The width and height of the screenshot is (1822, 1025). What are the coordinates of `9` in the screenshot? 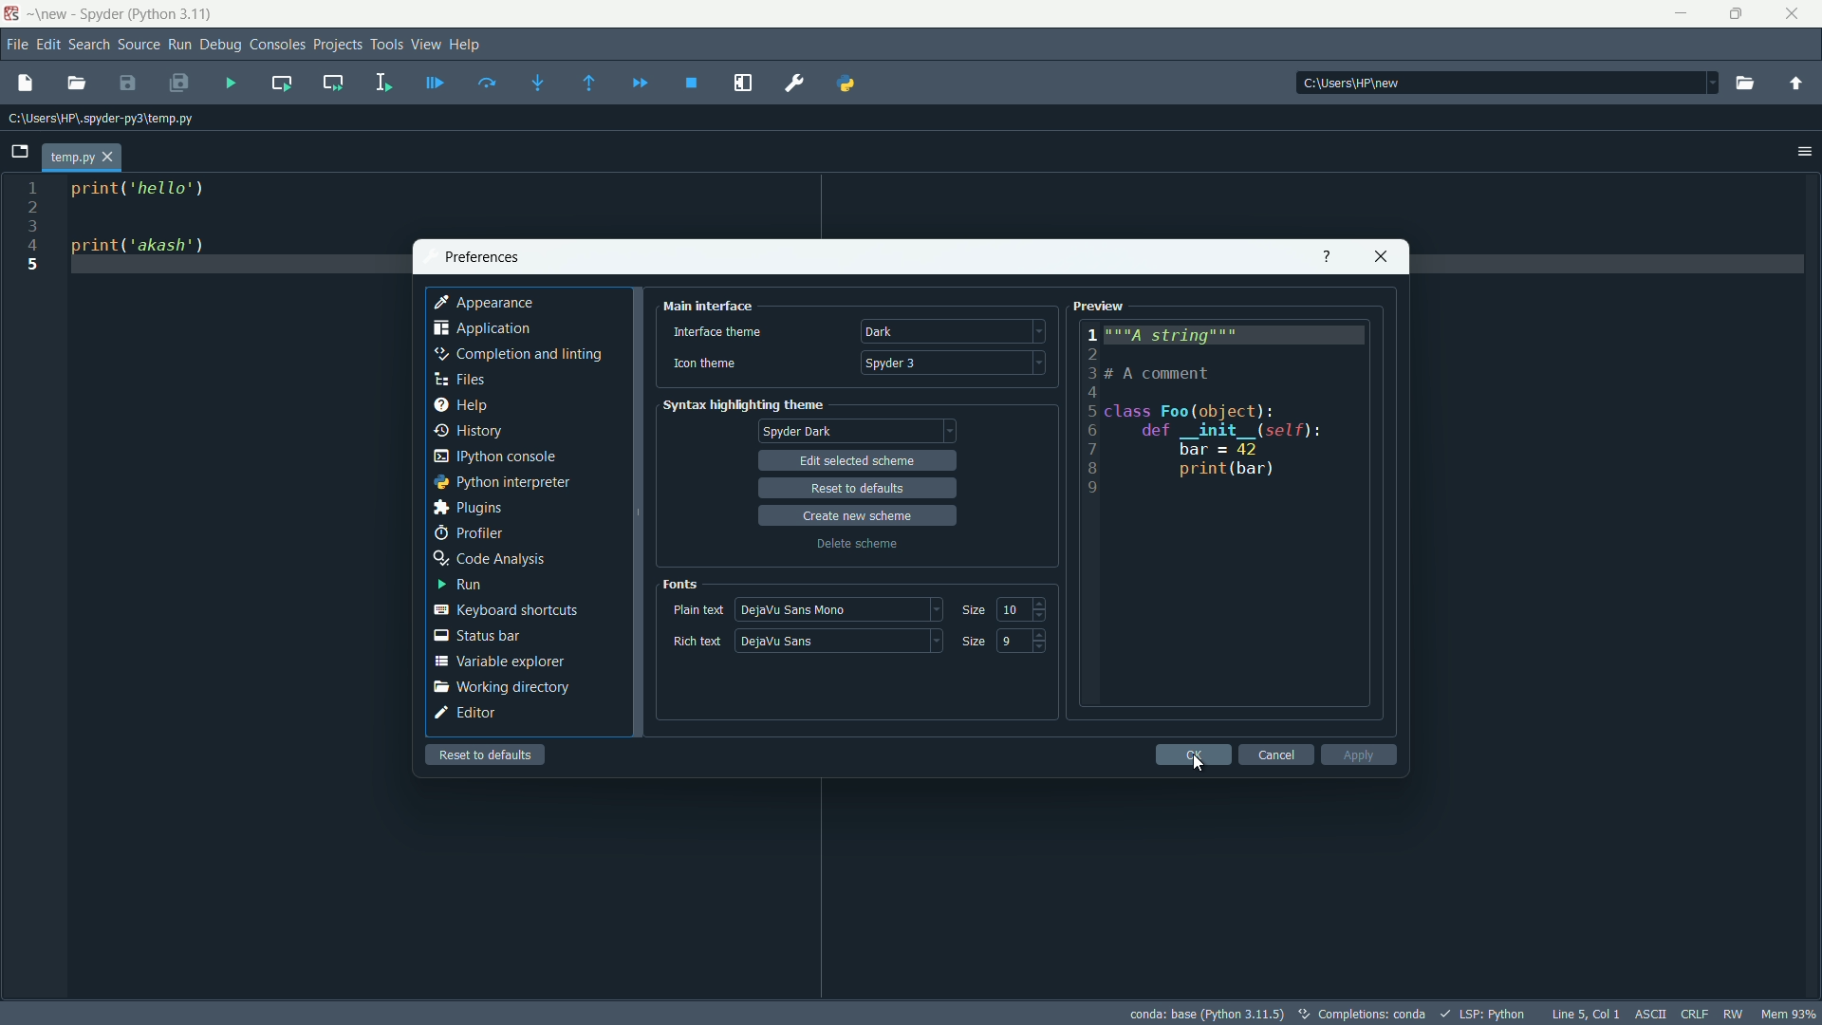 It's located at (1011, 640).